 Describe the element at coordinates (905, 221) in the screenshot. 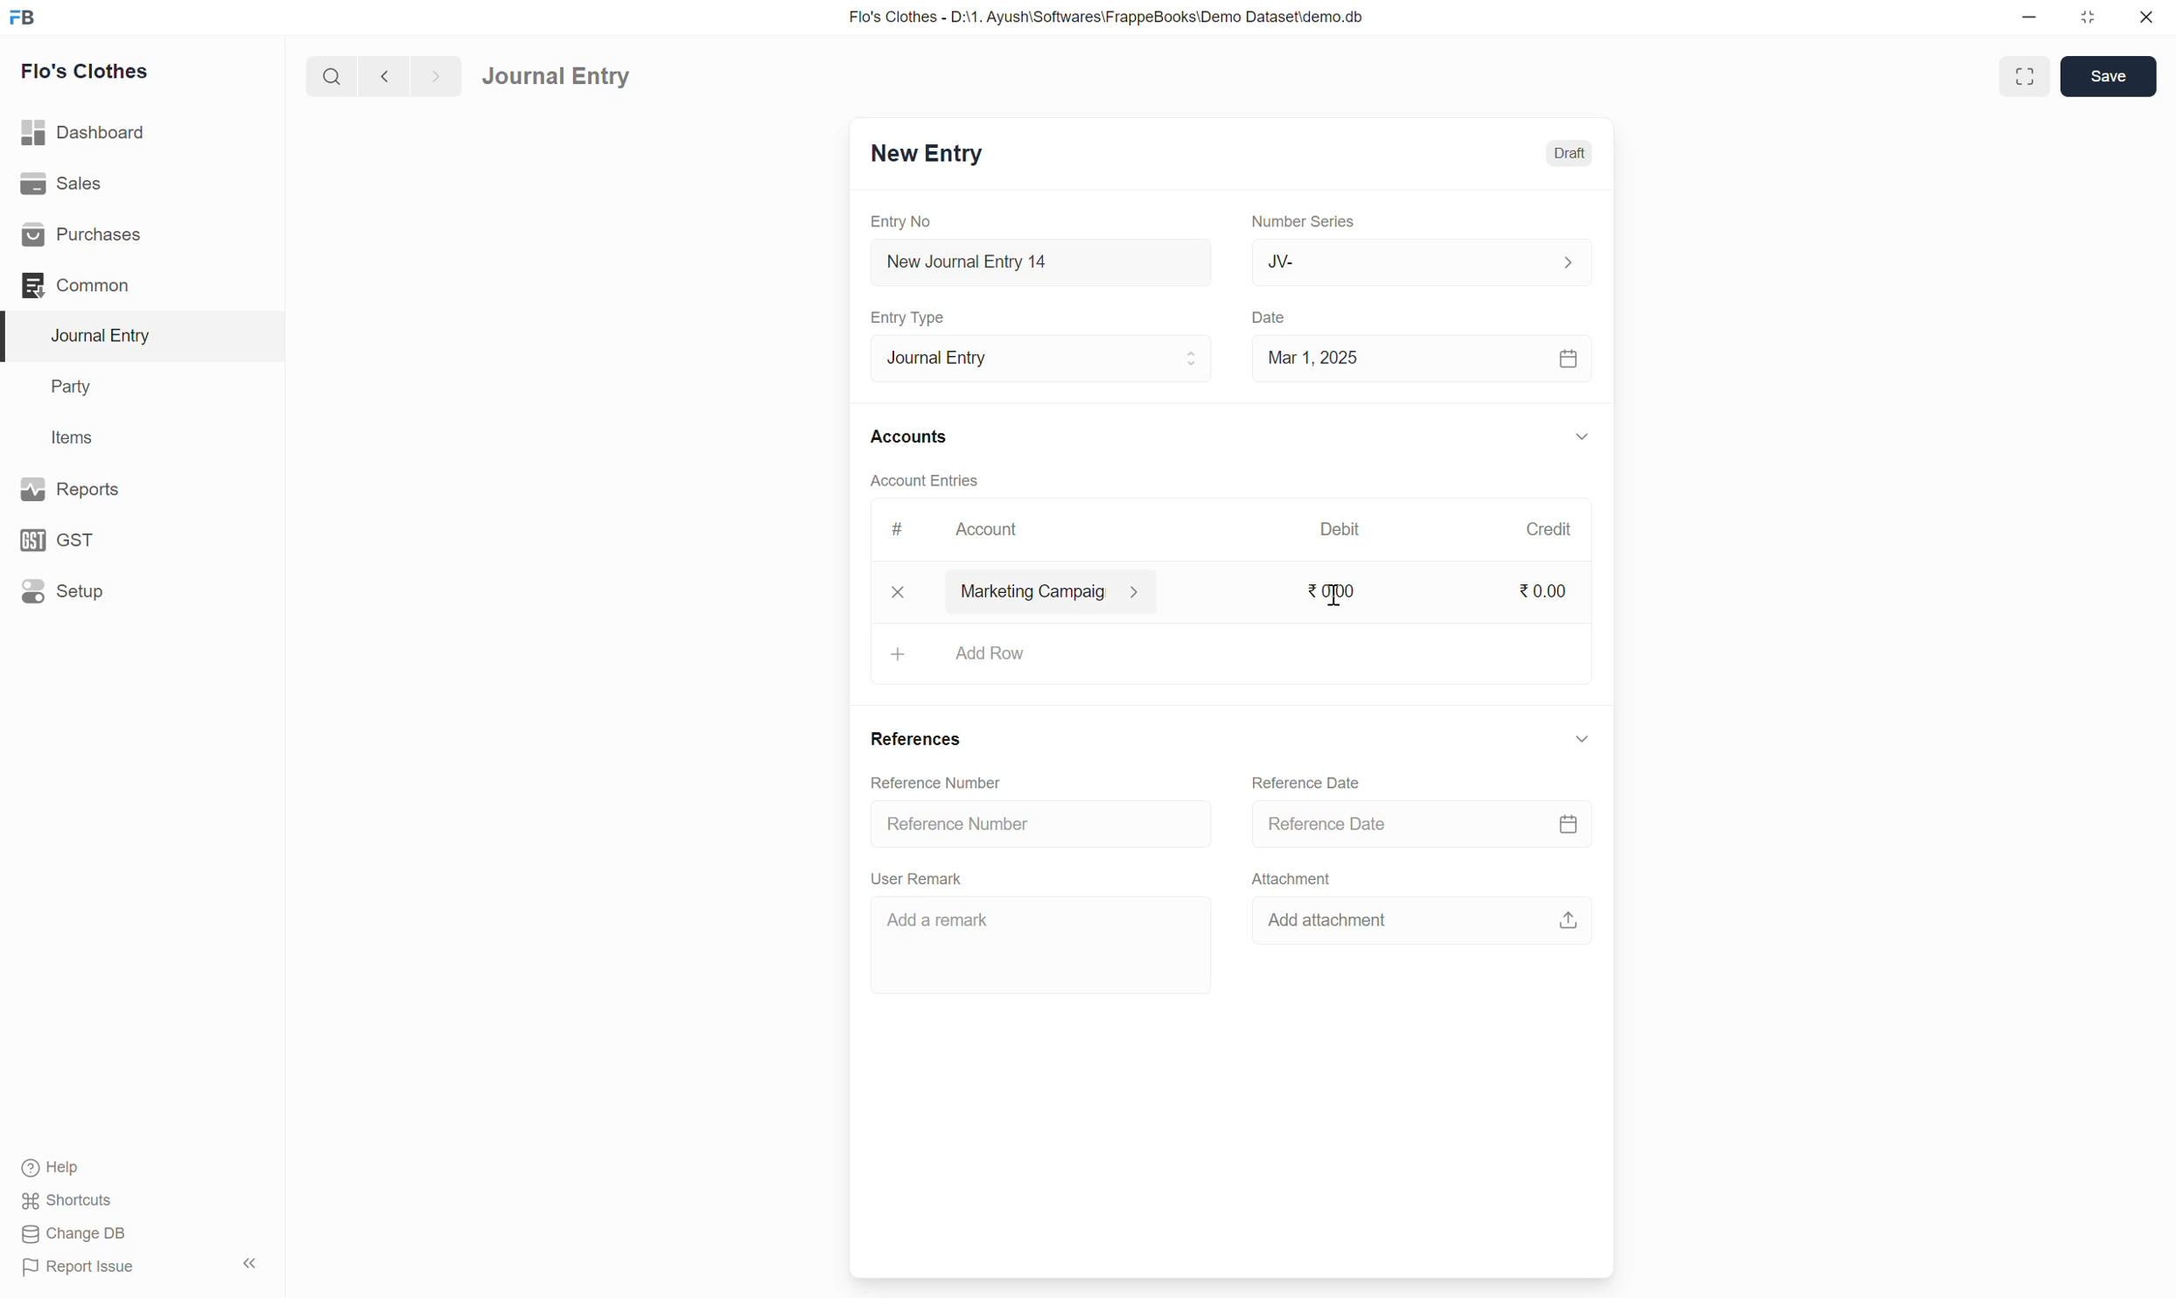

I see `Entry No` at that location.